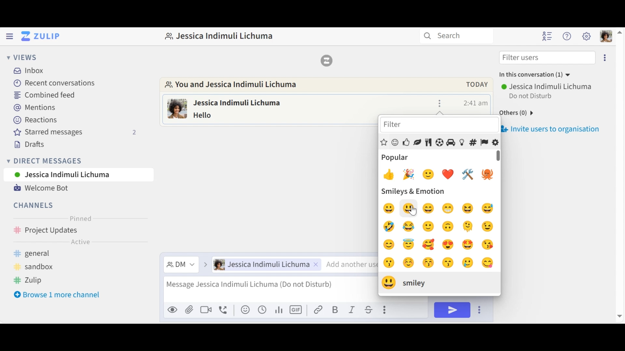  I want to click on zulip, so click(32, 281).